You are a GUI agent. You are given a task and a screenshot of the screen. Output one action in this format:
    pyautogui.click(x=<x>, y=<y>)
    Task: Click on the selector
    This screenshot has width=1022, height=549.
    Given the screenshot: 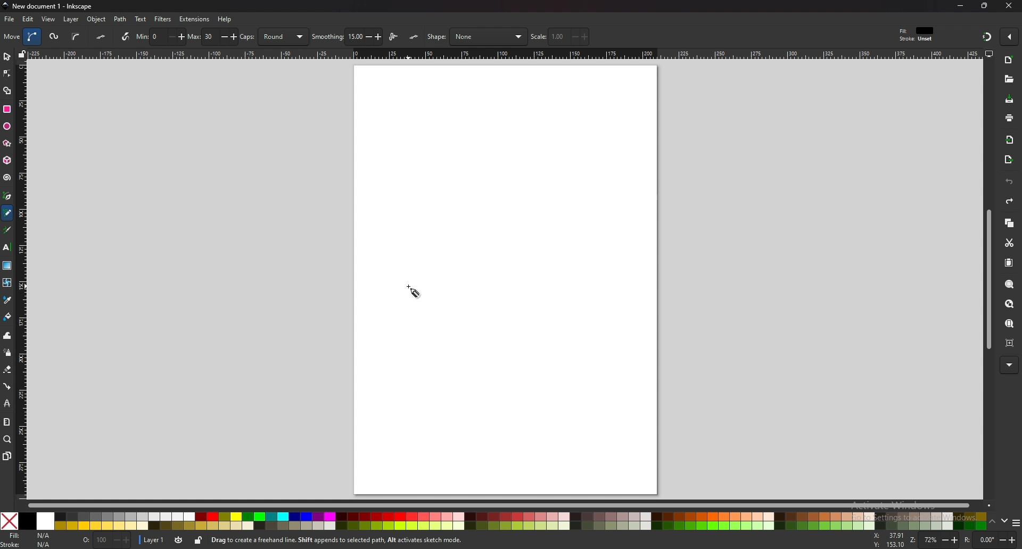 What is the action you would take?
    pyautogui.click(x=7, y=56)
    